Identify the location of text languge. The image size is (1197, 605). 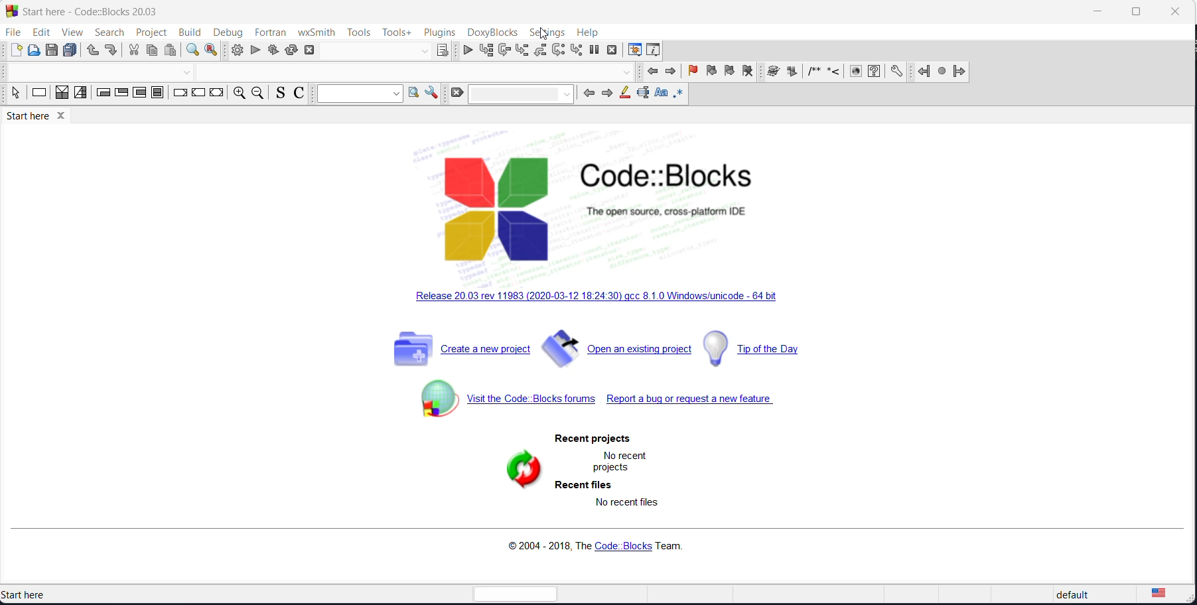
(1168, 596).